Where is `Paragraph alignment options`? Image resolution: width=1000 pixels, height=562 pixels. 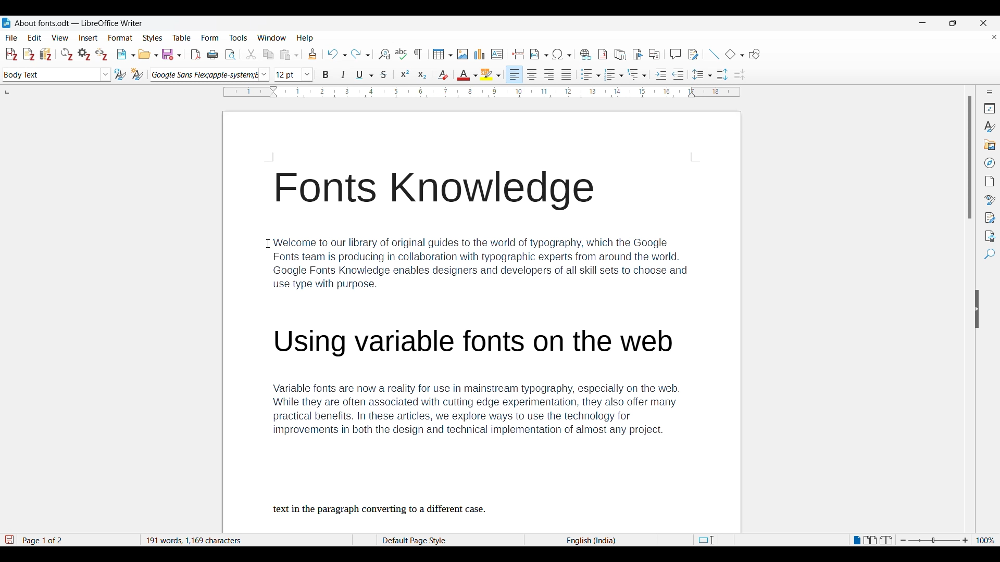 Paragraph alignment options is located at coordinates (540, 74).